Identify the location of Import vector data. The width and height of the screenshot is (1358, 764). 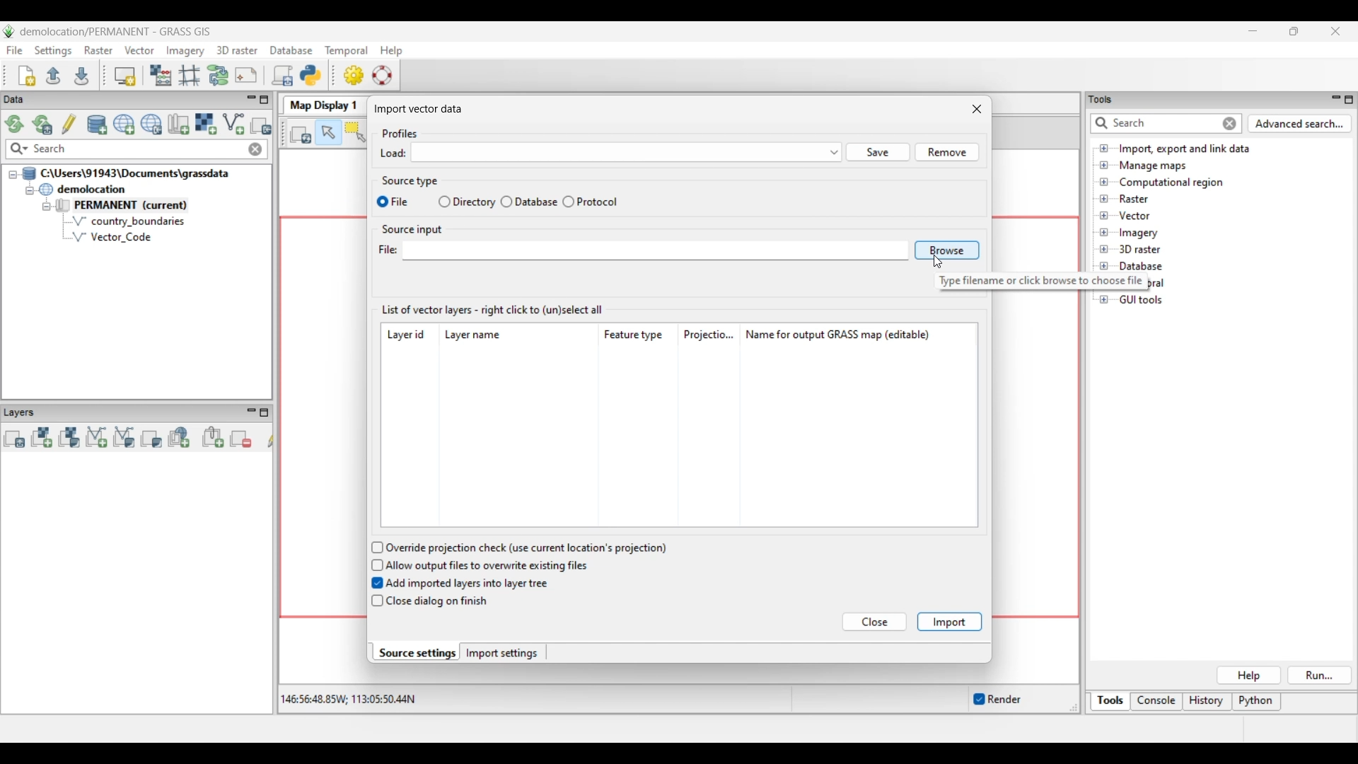
(424, 109).